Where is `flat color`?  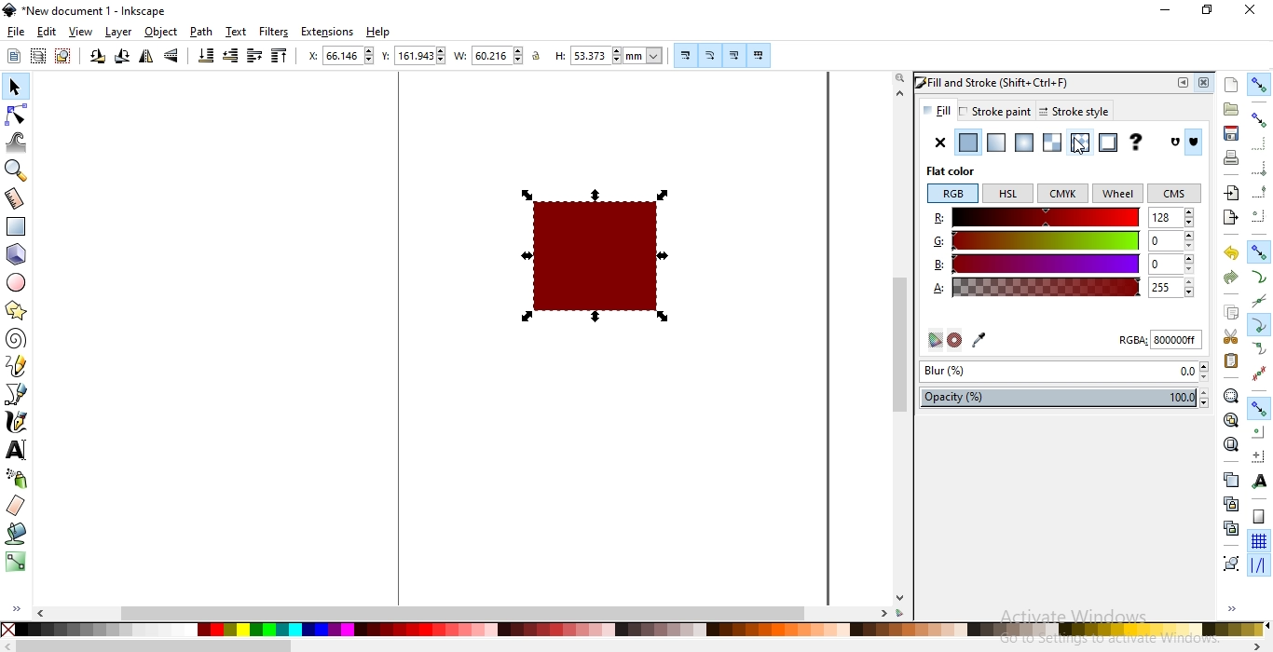
flat color is located at coordinates (966, 143).